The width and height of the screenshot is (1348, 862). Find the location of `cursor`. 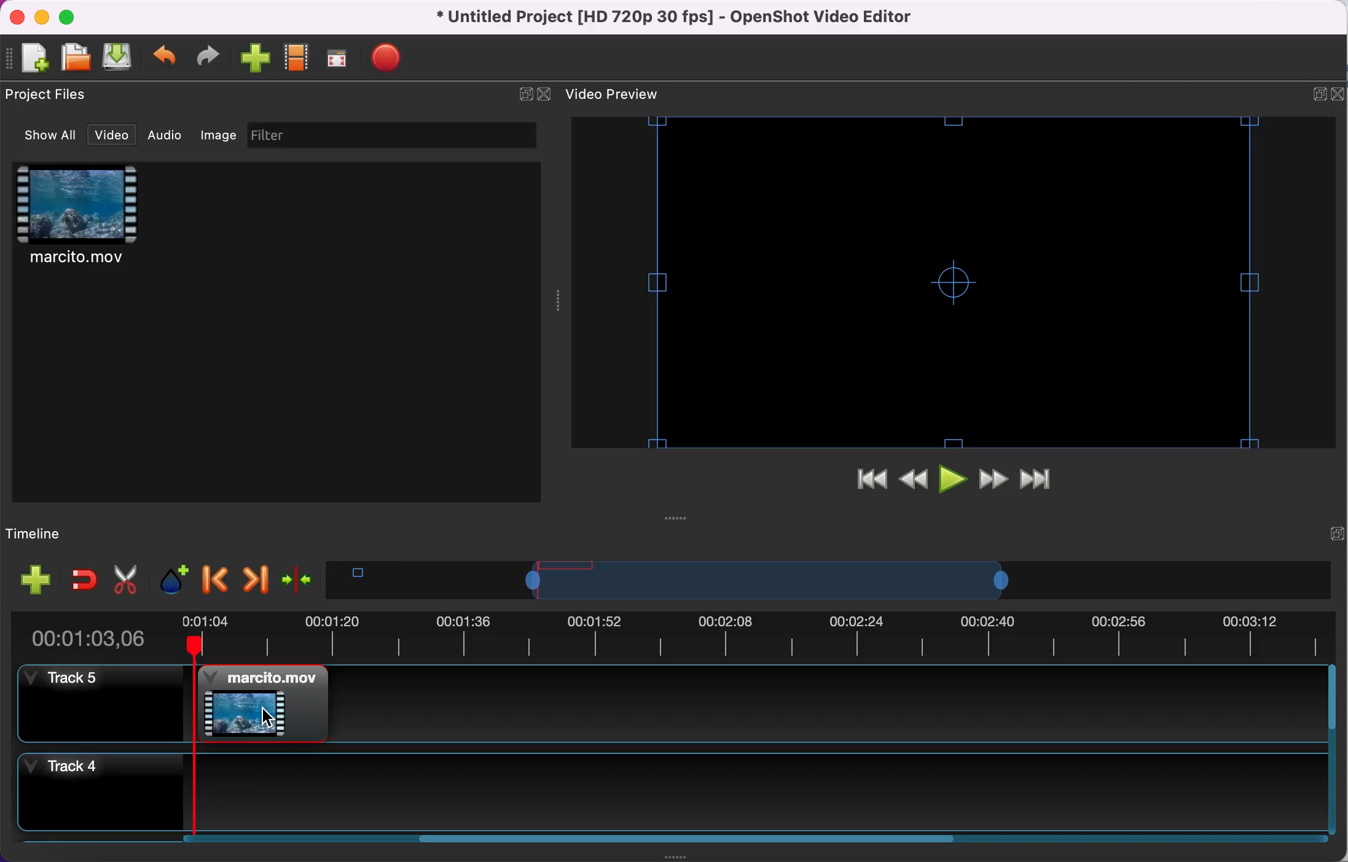

cursor is located at coordinates (268, 719).